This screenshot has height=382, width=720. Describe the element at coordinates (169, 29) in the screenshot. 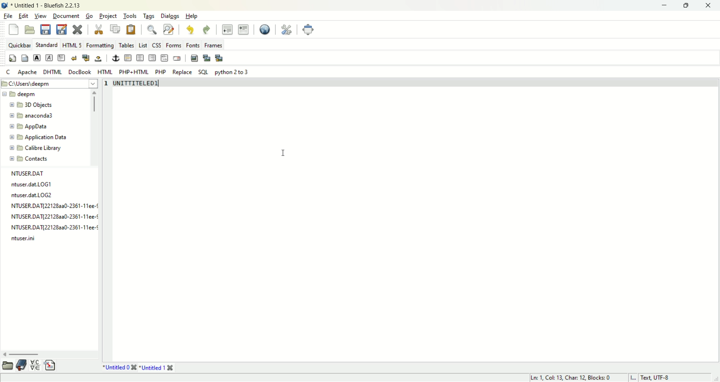

I see `advanced find and replace` at that location.